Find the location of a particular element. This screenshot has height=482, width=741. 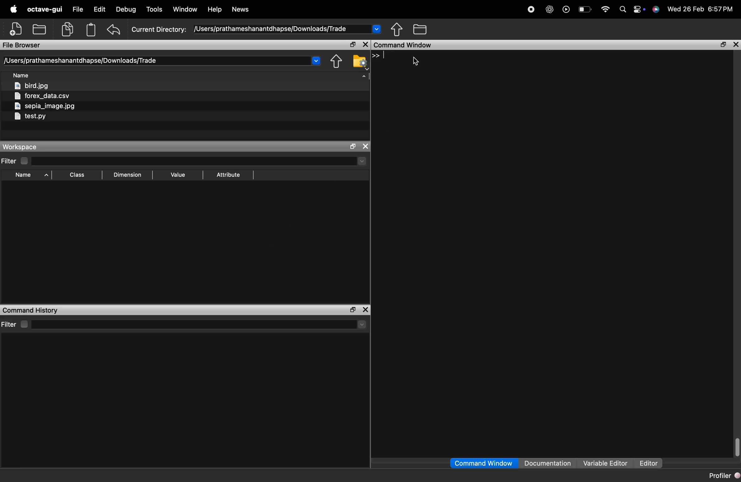

octave-gui is located at coordinates (45, 9).